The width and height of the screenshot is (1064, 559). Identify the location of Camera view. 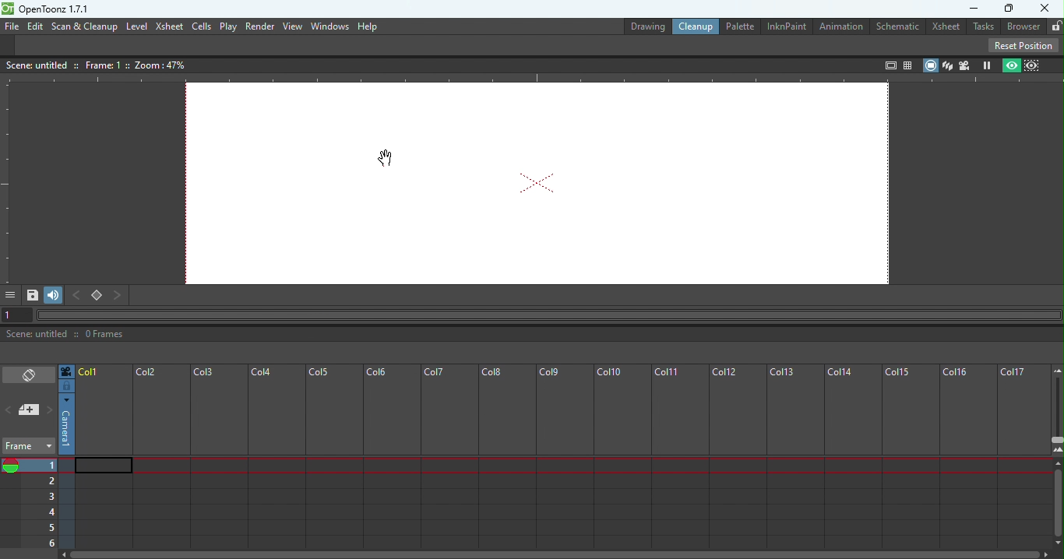
(964, 65).